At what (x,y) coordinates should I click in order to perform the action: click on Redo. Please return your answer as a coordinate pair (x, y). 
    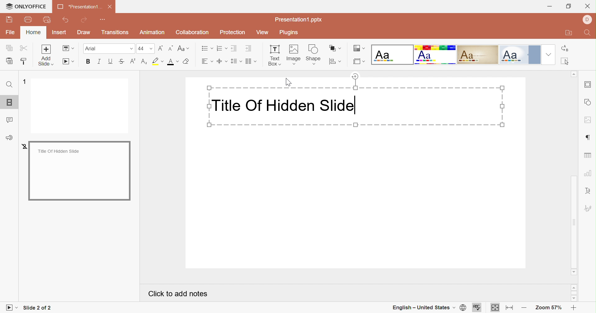
    Looking at the image, I should click on (85, 20).